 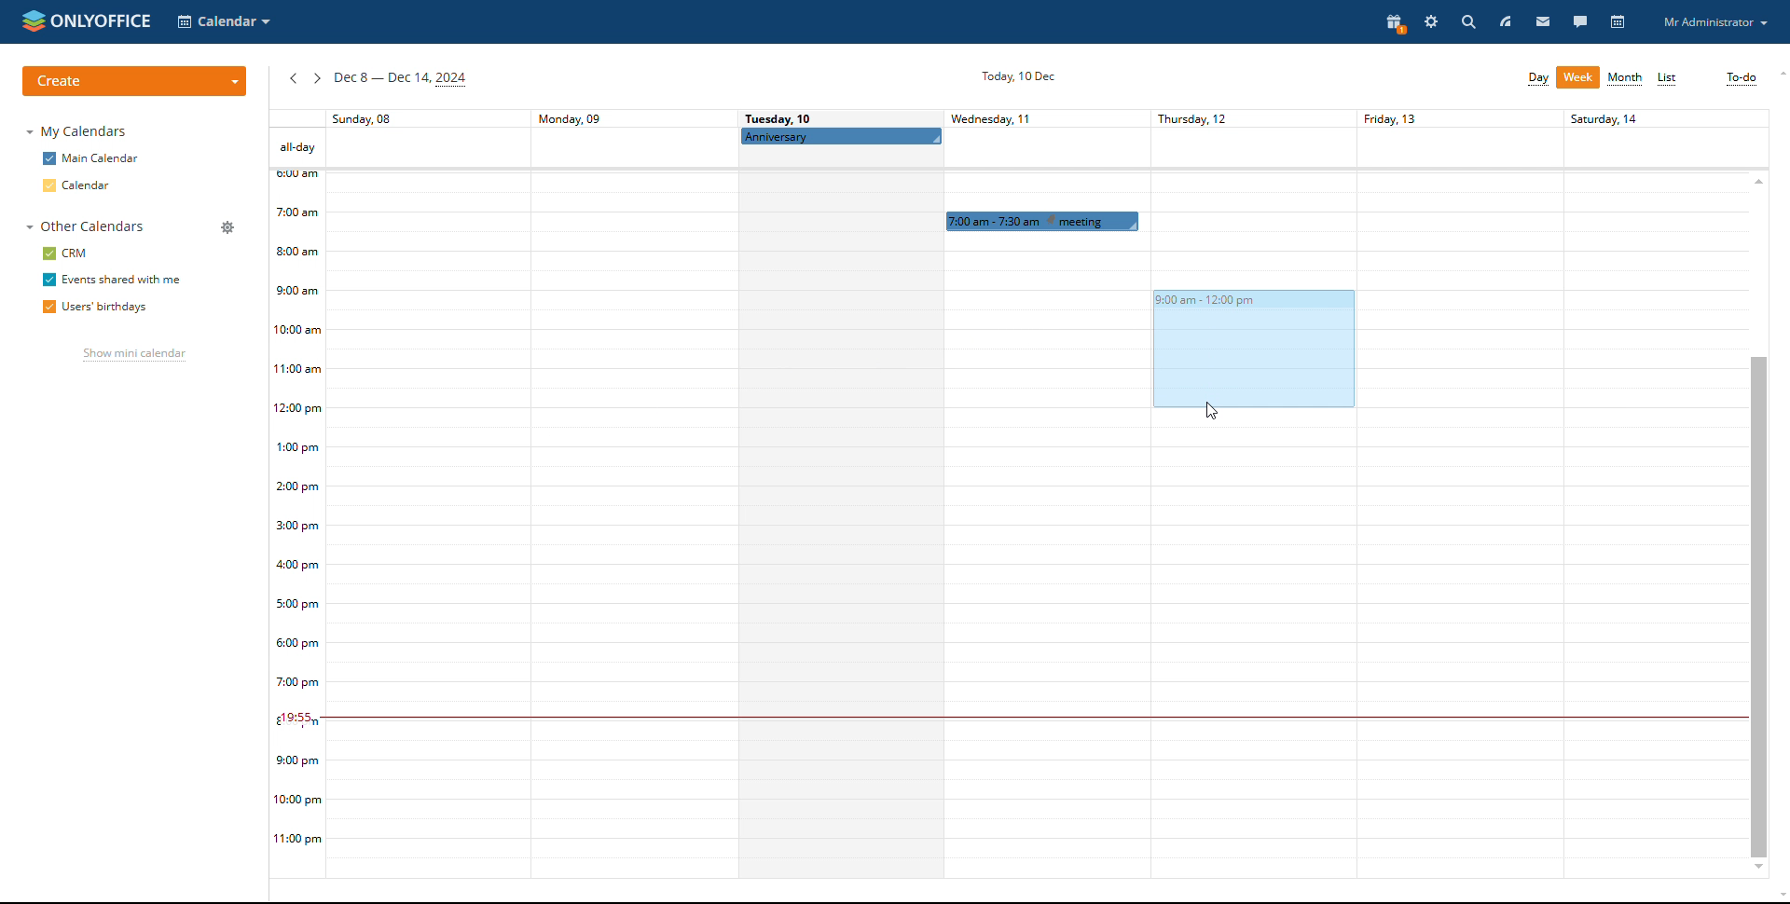 What do you see at coordinates (1654, 490) in the screenshot?
I see `` at bounding box center [1654, 490].